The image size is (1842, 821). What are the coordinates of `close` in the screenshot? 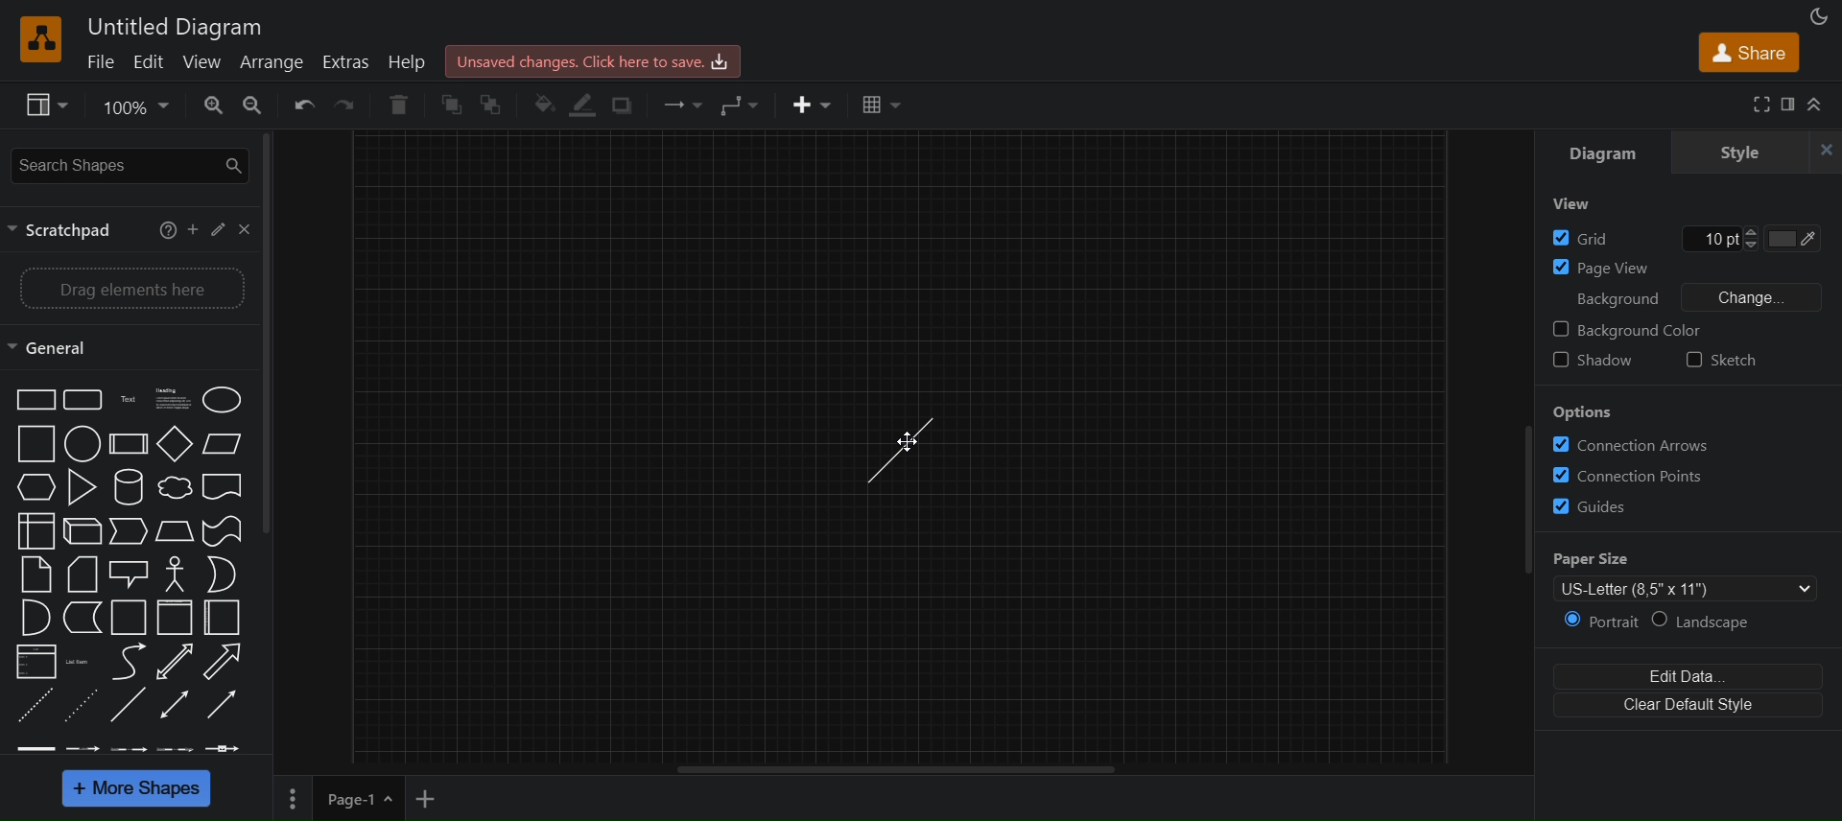 It's located at (1827, 152).